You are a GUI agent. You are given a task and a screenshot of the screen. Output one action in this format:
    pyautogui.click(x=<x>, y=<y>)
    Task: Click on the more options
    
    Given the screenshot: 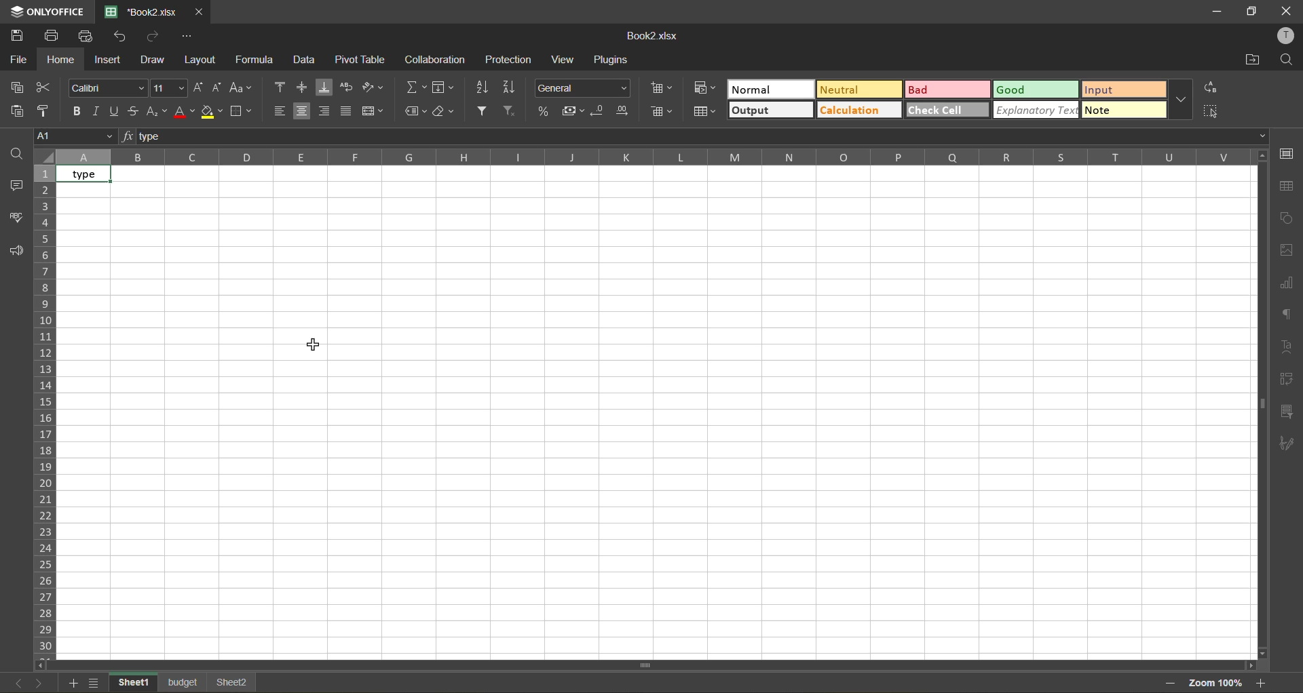 What is the action you would take?
    pyautogui.click(x=1183, y=100)
    